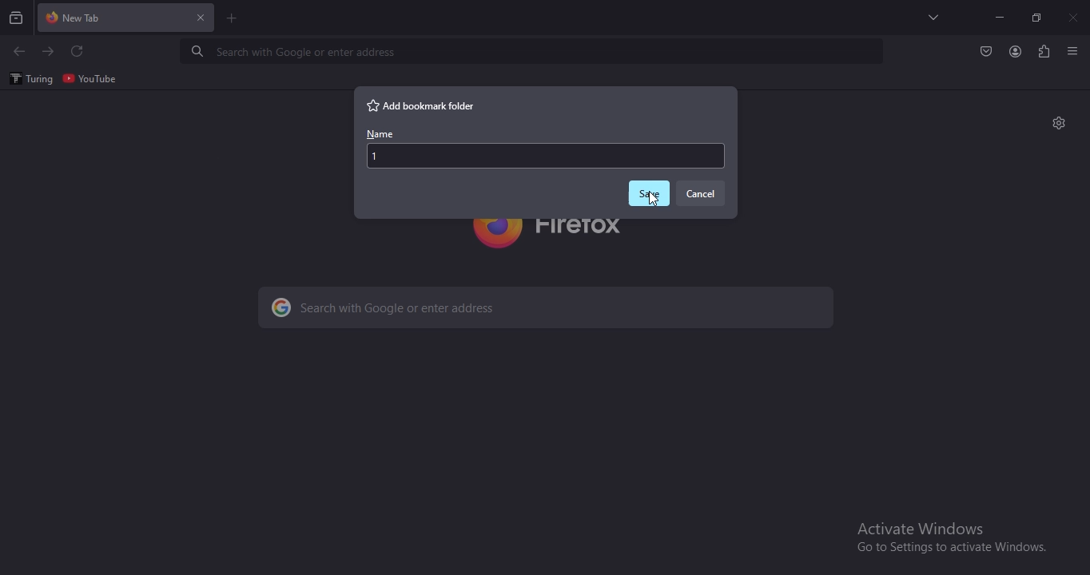 This screenshot has width=1090, height=575. What do you see at coordinates (1000, 18) in the screenshot?
I see `minimize` at bounding box center [1000, 18].